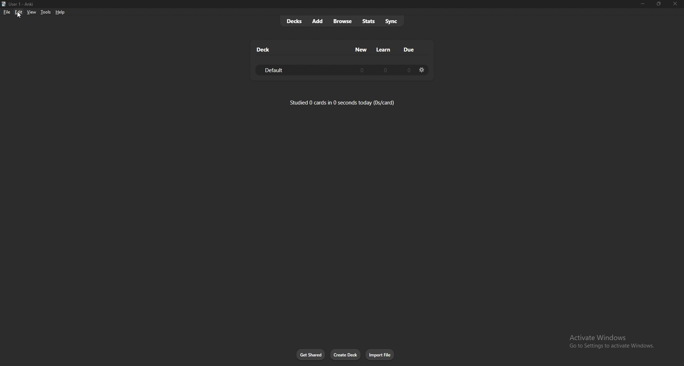 The height and width of the screenshot is (366, 684). I want to click on due, so click(410, 50).